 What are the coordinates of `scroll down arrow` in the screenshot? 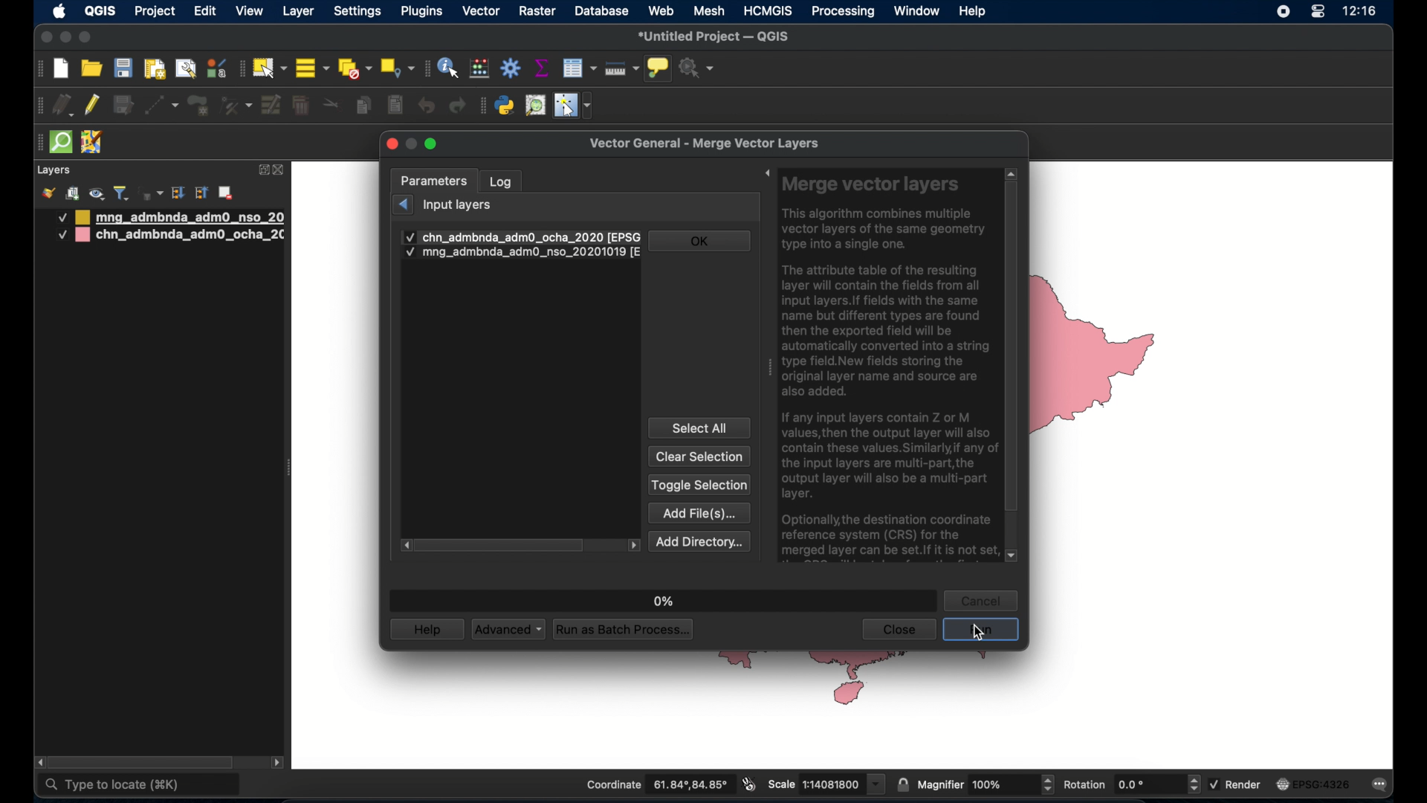 It's located at (1013, 557).